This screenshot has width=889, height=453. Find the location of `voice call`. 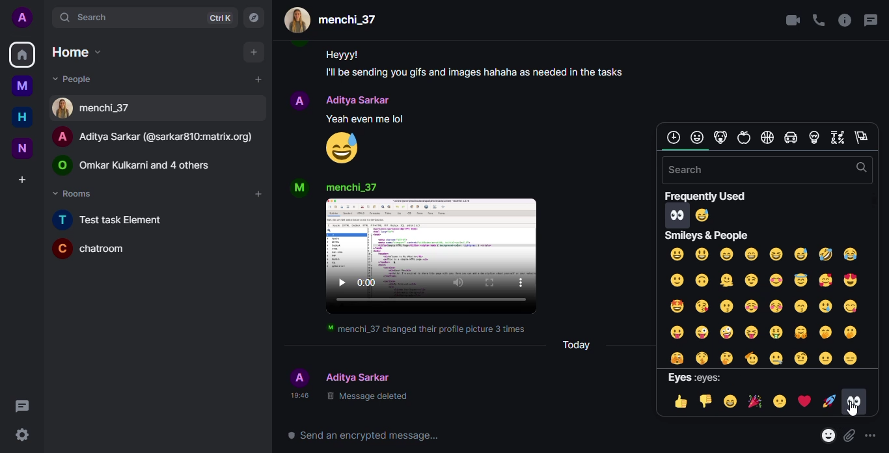

voice call is located at coordinates (818, 20).